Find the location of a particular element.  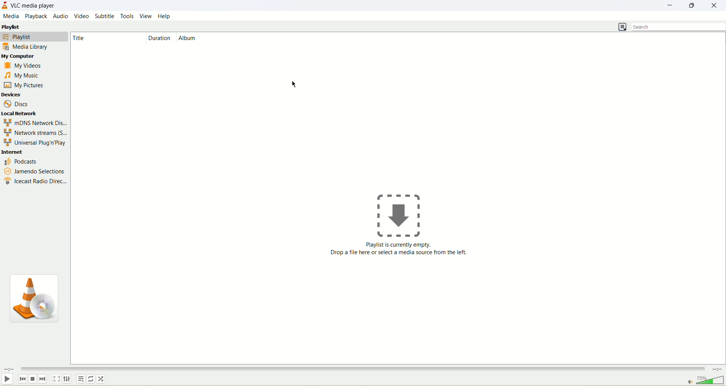

help is located at coordinates (165, 17).